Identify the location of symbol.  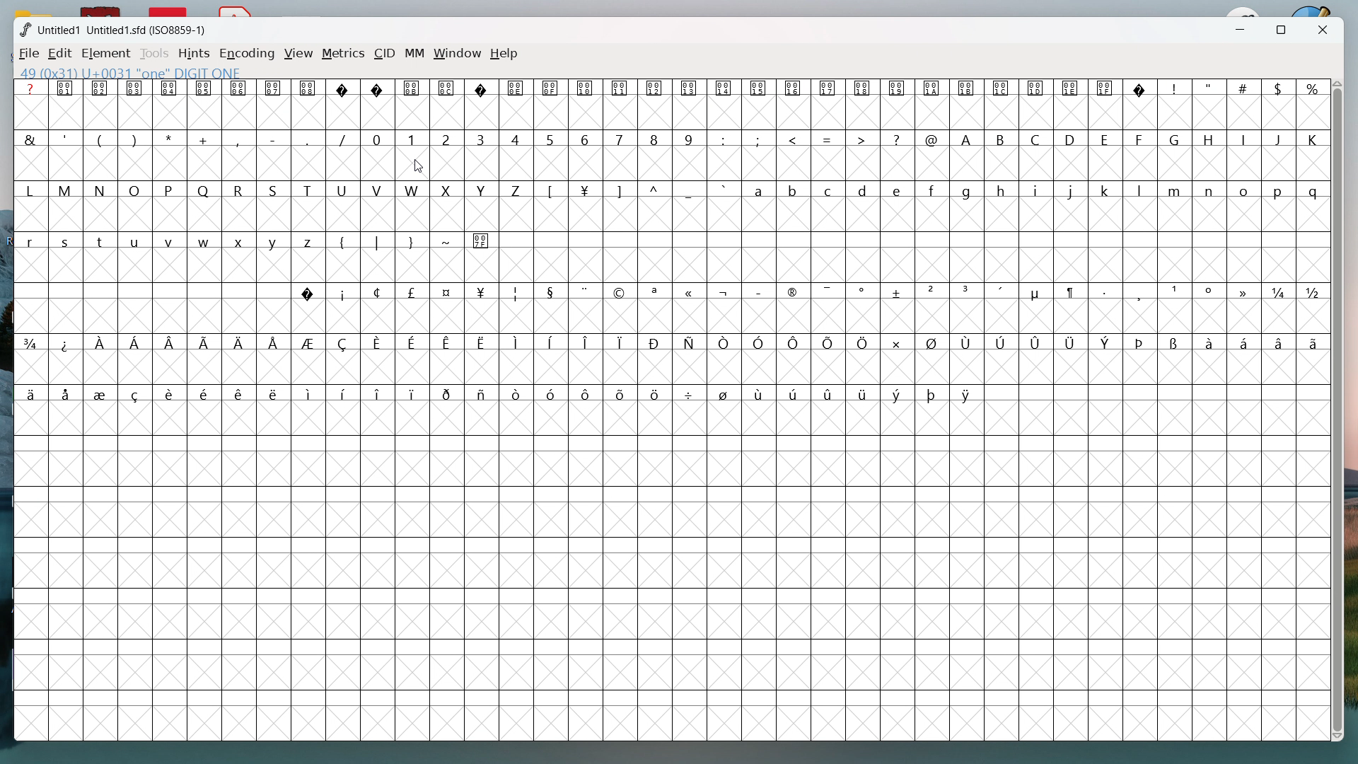
(449, 393).